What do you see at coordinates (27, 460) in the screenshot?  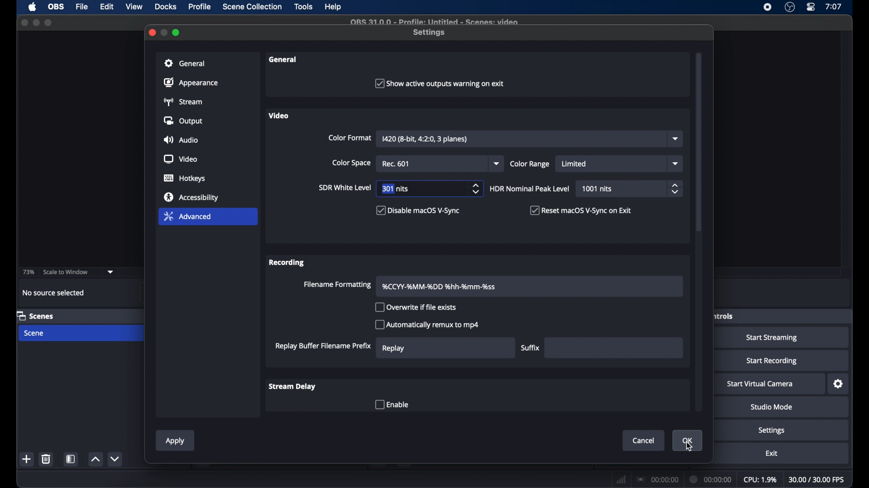 I see `add` at bounding box center [27, 460].